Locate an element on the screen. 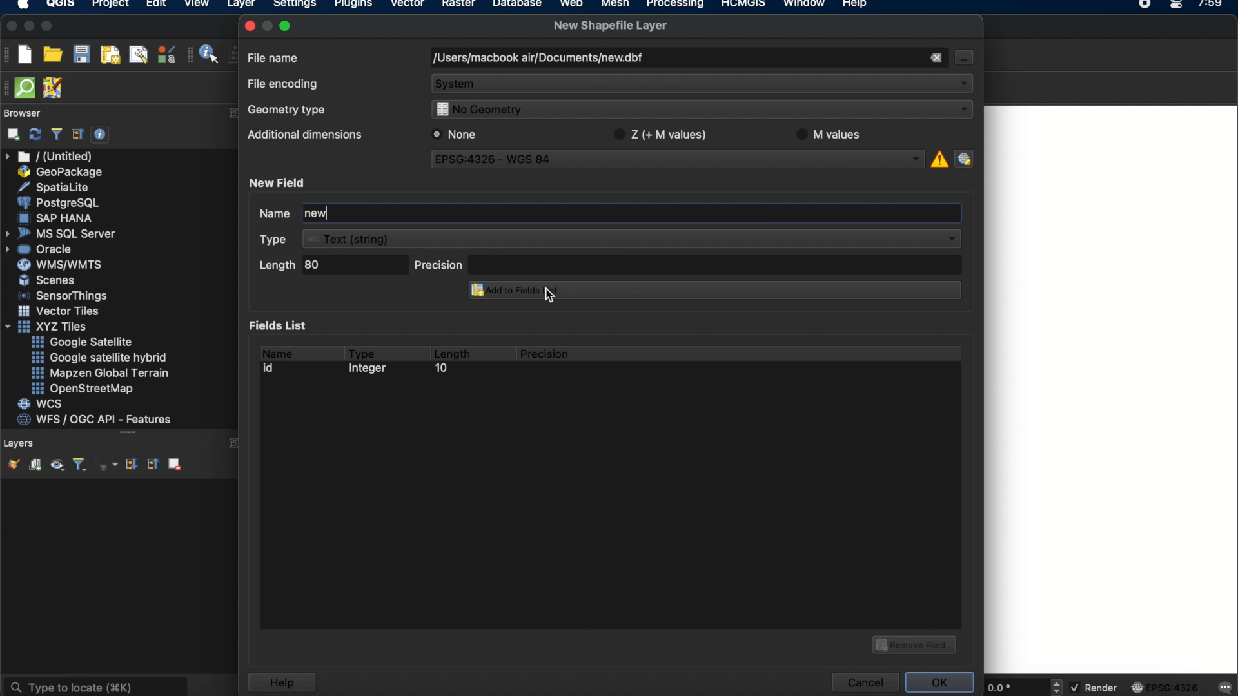 The width and height of the screenshot is (1238, 696). collapse all is located at coordinates (152, 463).